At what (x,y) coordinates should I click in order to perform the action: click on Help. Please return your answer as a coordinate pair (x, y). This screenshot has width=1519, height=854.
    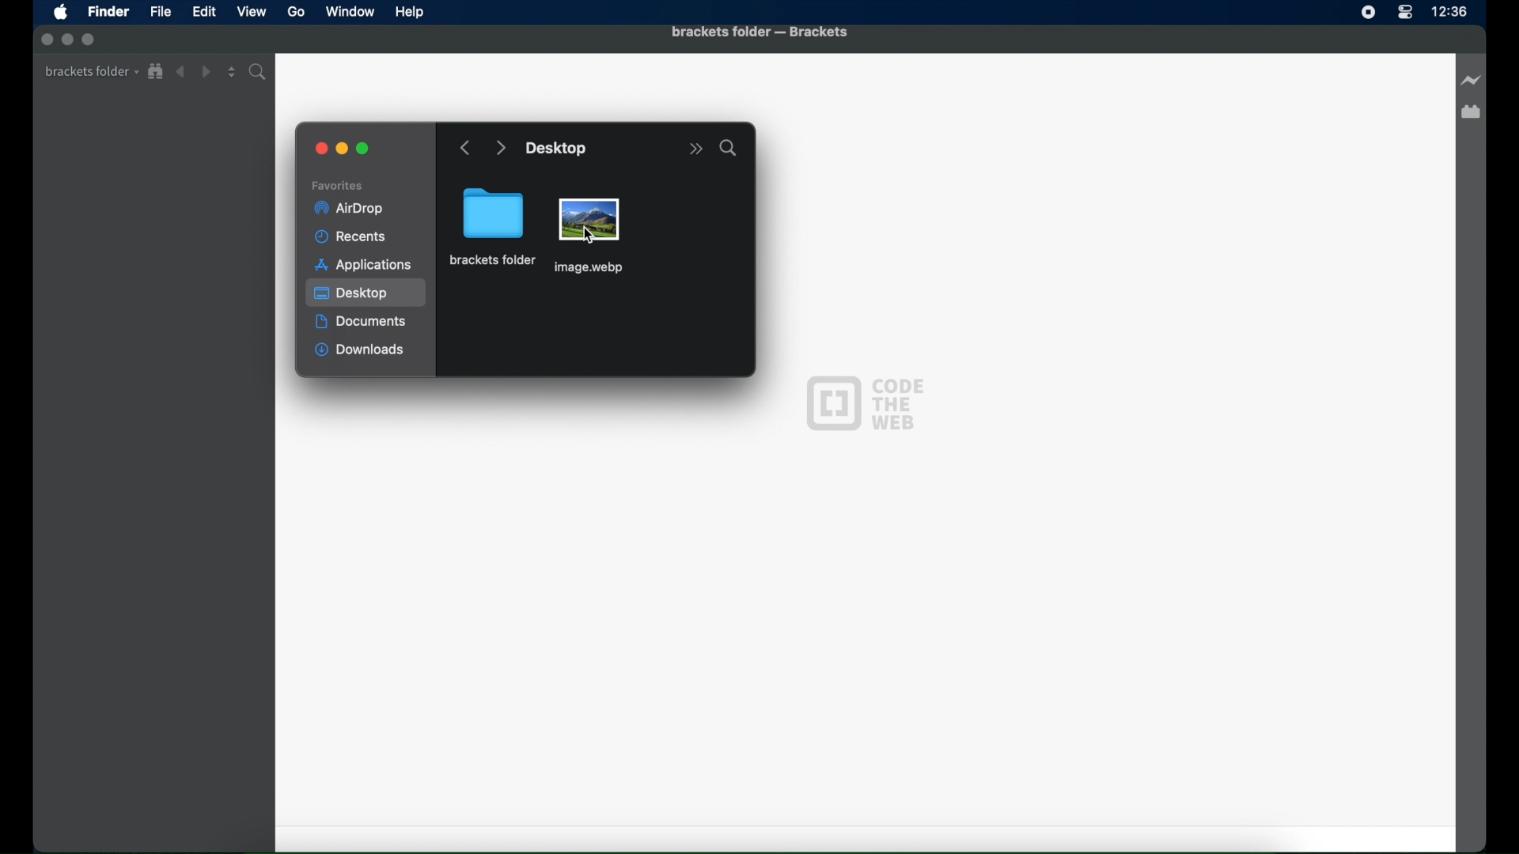
    Looking at the image, I should click on (410, 13).